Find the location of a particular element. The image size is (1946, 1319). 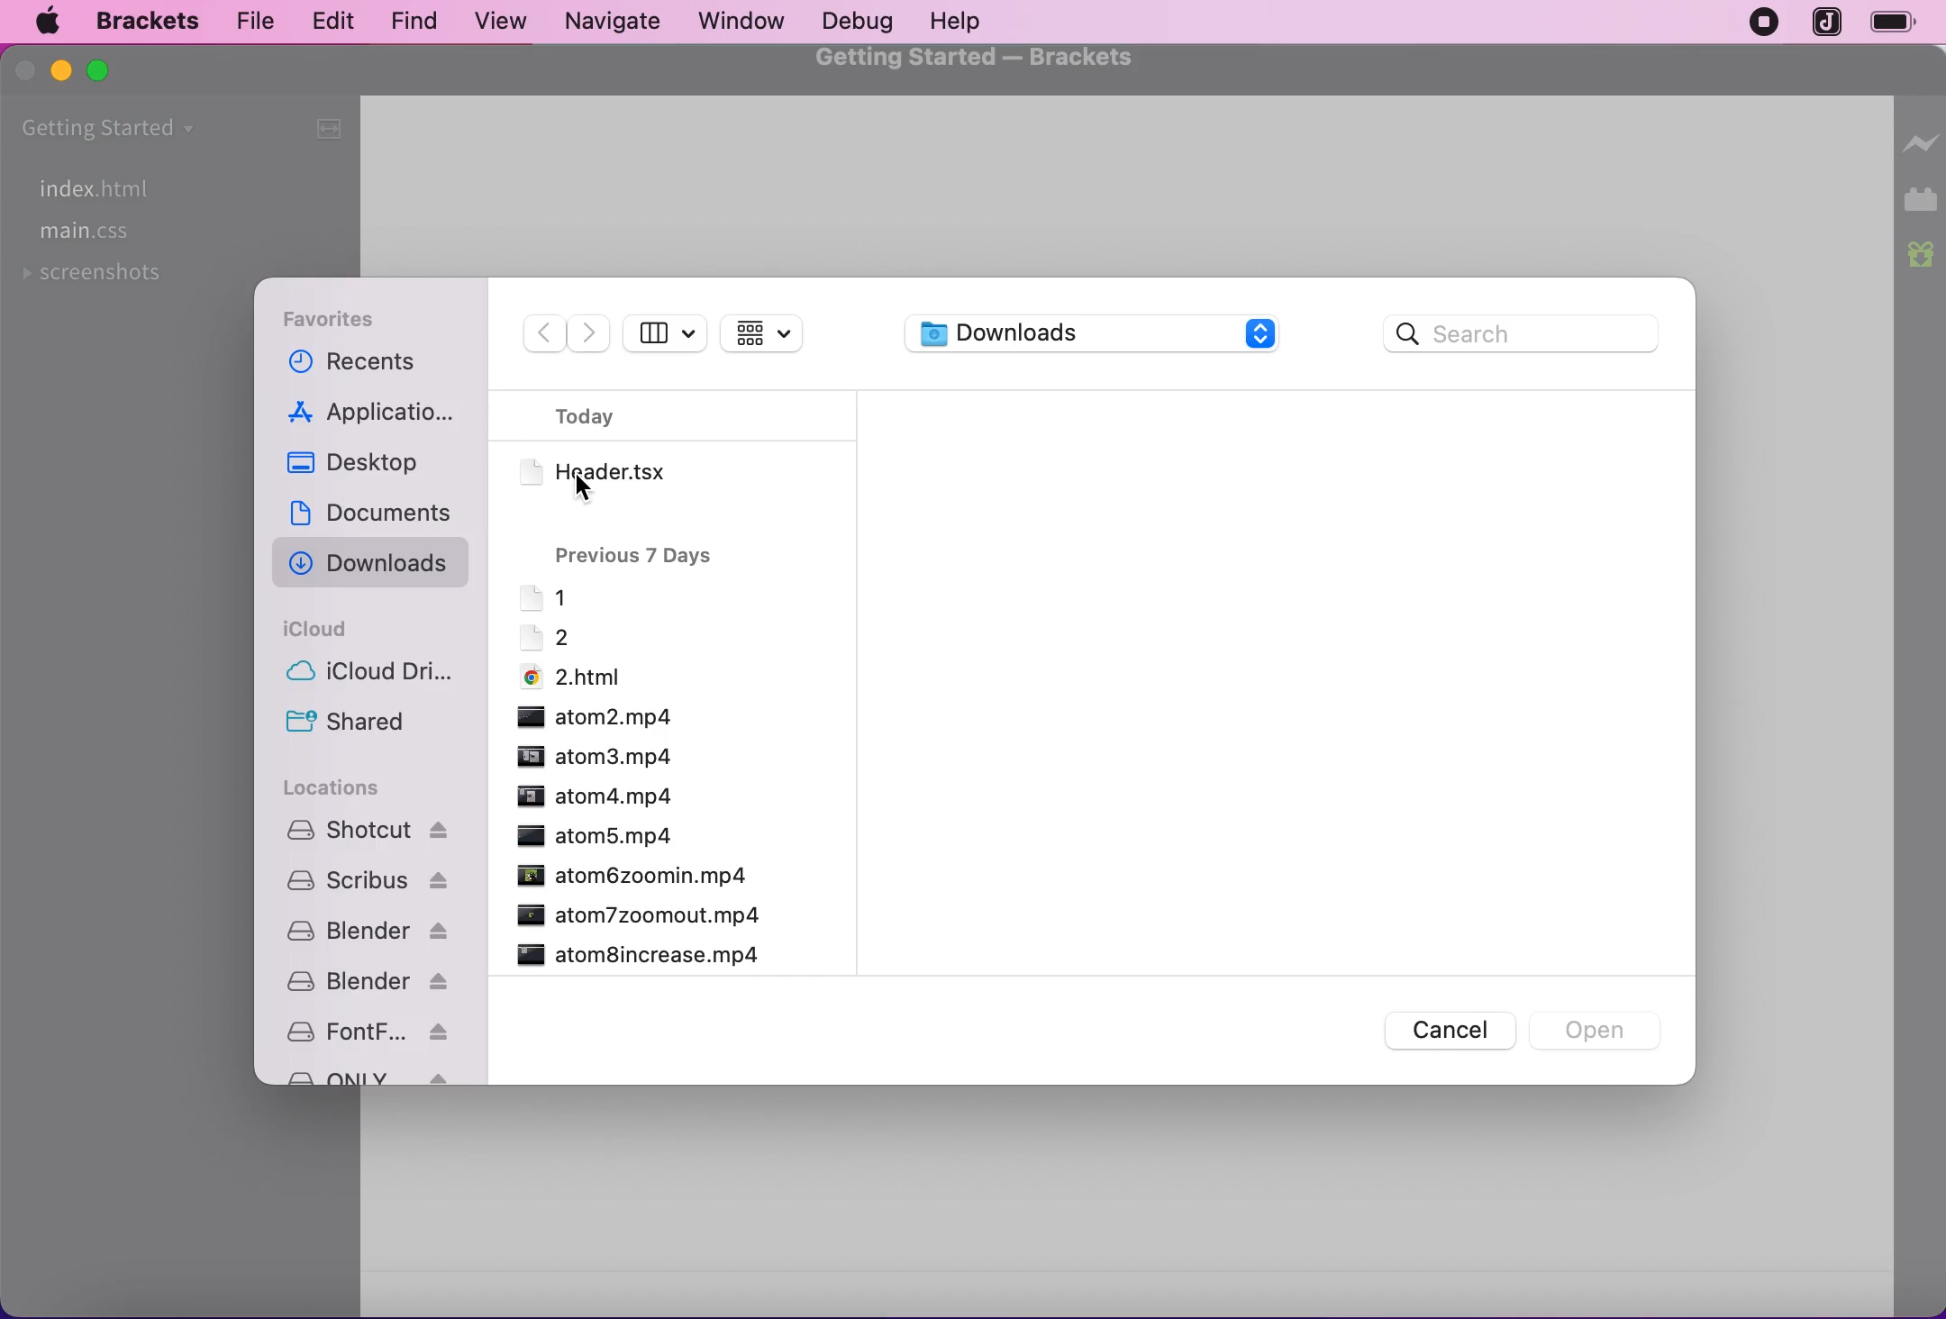

search is located at coordinates (1525, 332).